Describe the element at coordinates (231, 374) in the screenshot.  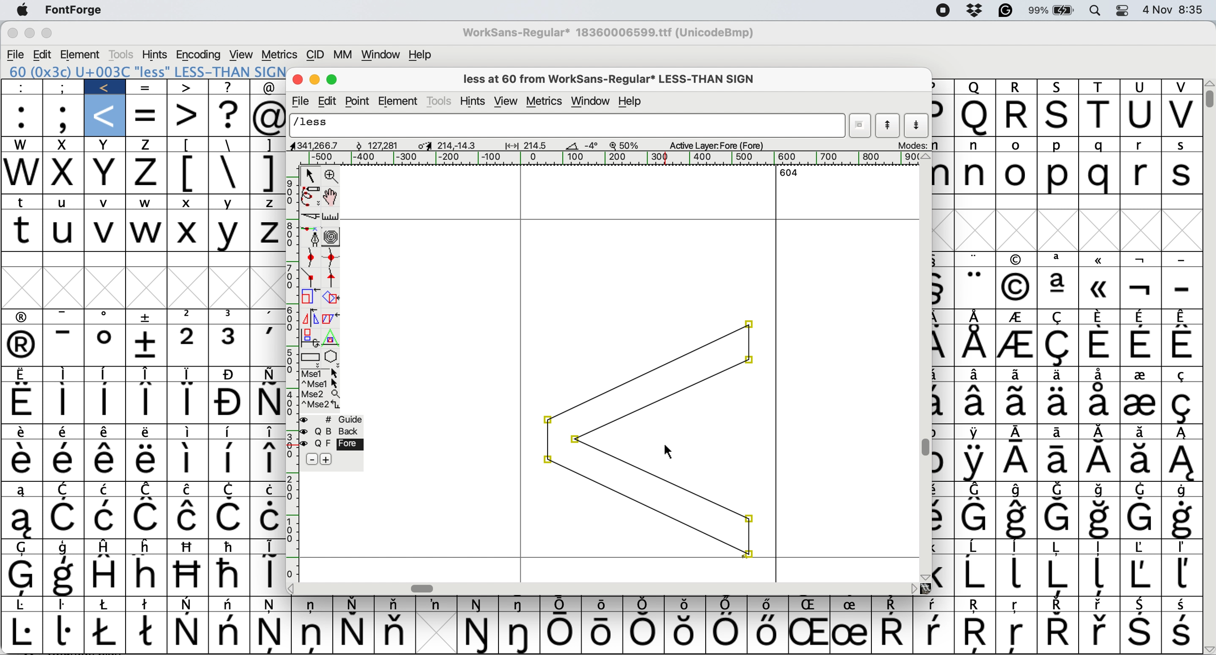
I see `Symbol` at that location.